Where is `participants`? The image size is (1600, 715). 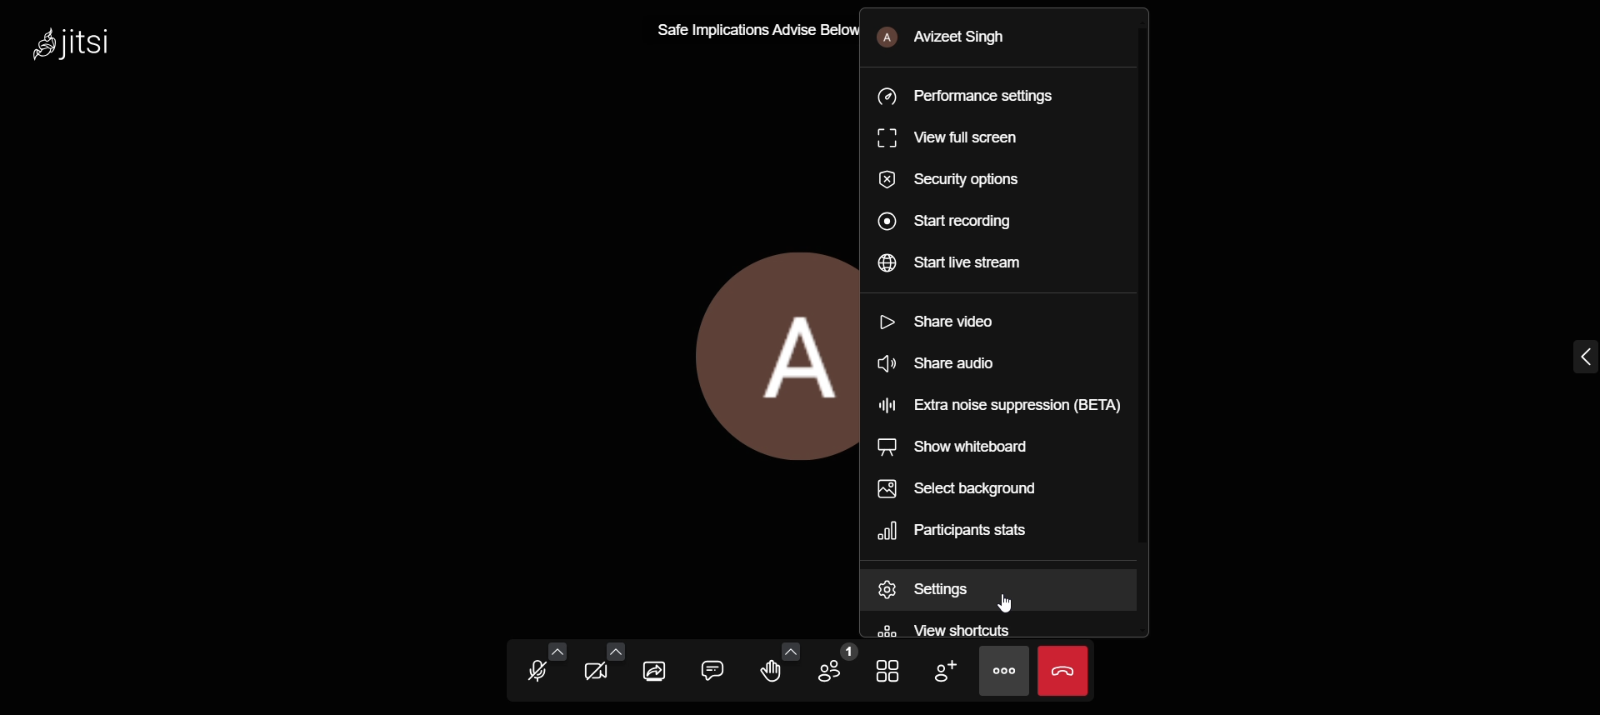
participants is located at coordinates (837, 664).